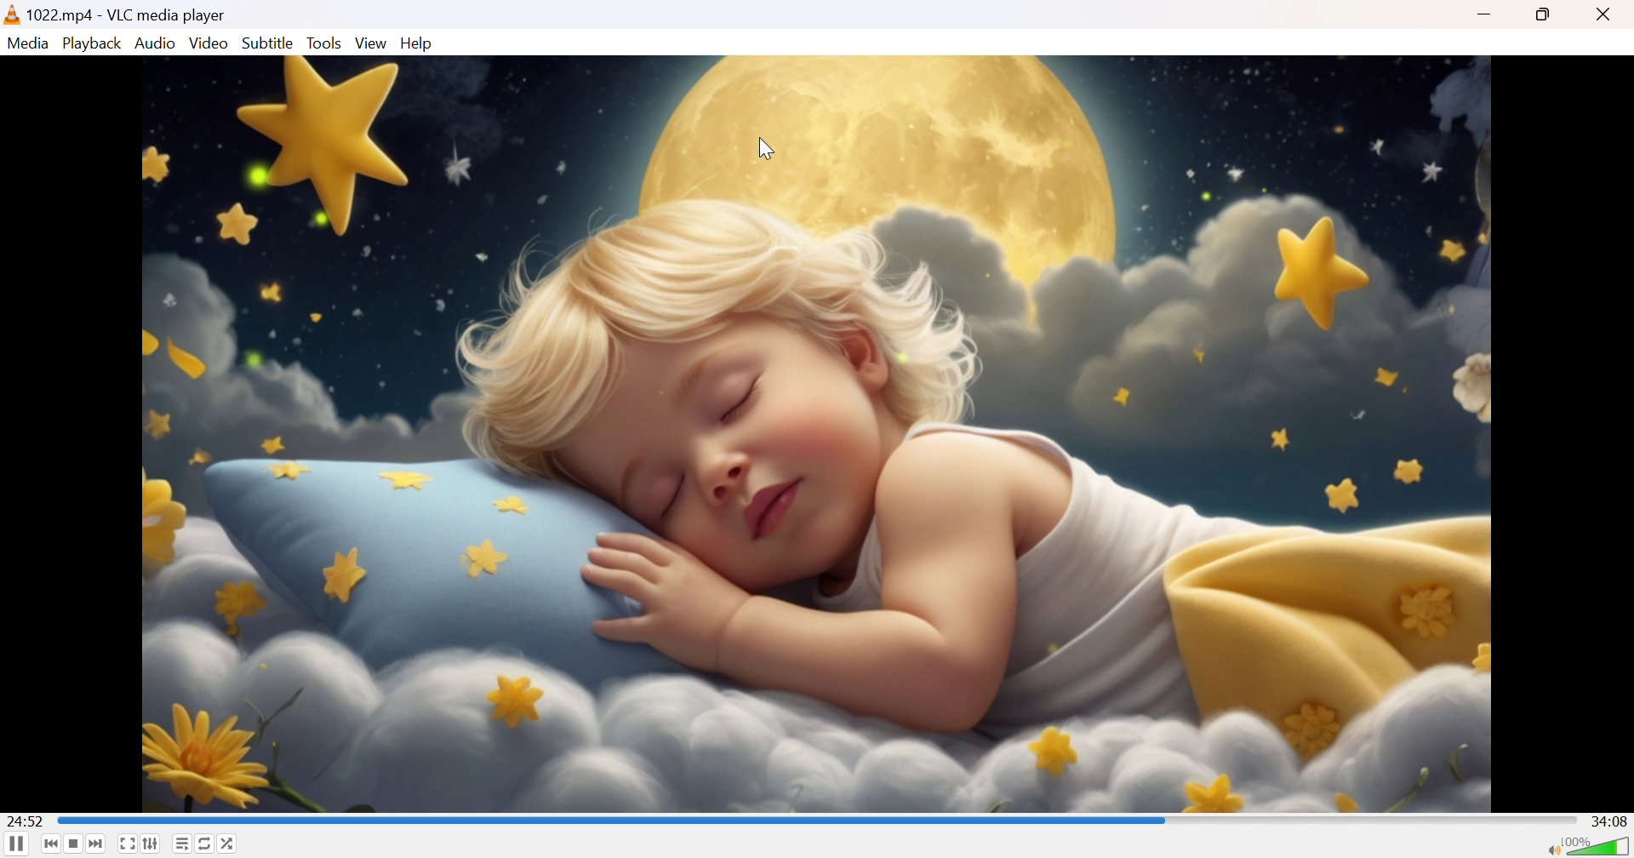 The image size is (1634, 858). Describe the element at coordinates (268, 43) in the screenshot. I see `Subtitle` at that location.